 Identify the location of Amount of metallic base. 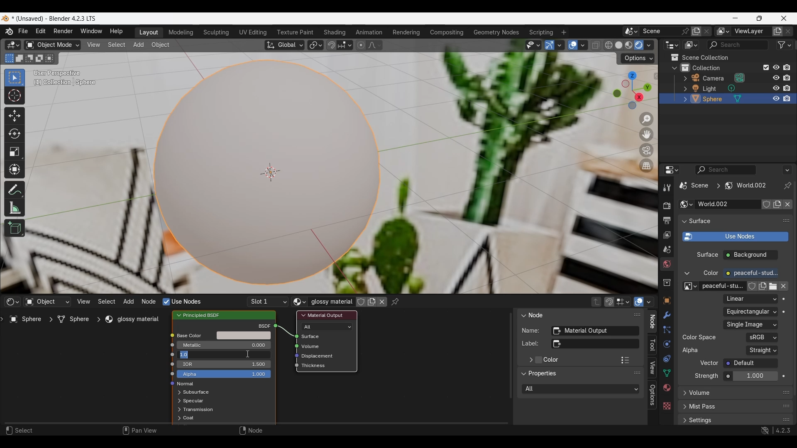
(224, 345).